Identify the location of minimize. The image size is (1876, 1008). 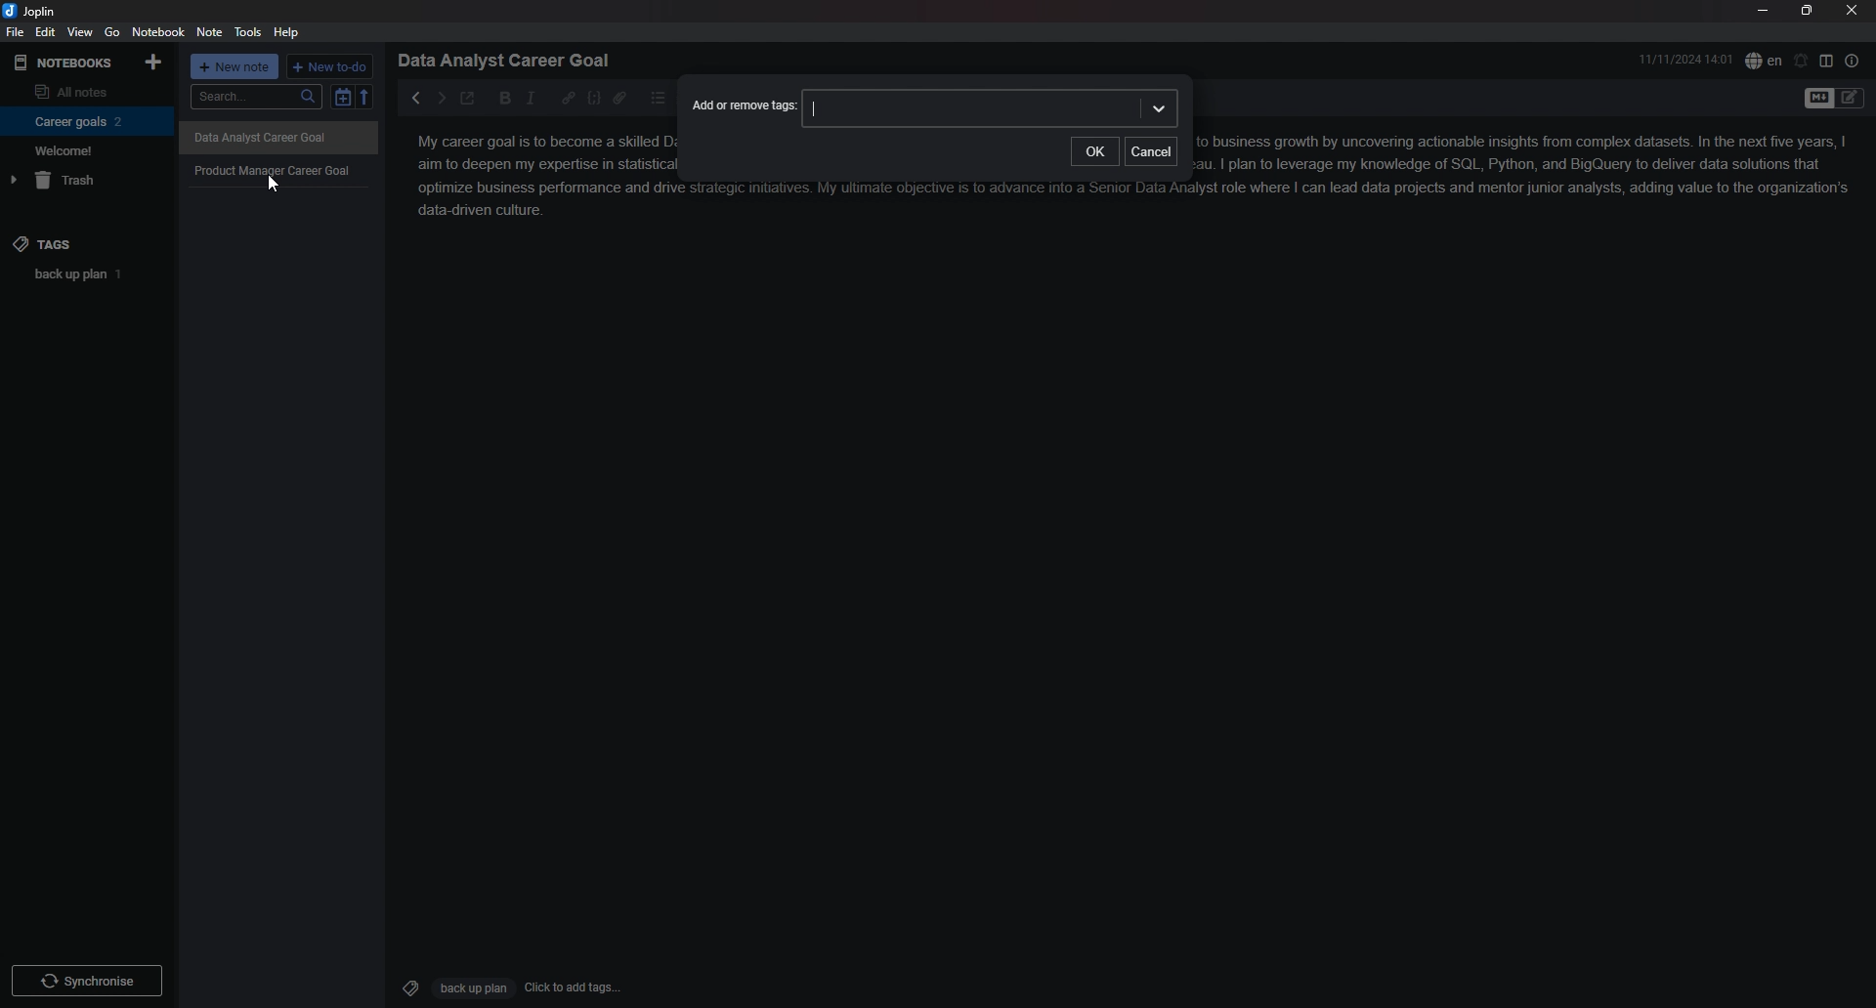
(1762, 10).